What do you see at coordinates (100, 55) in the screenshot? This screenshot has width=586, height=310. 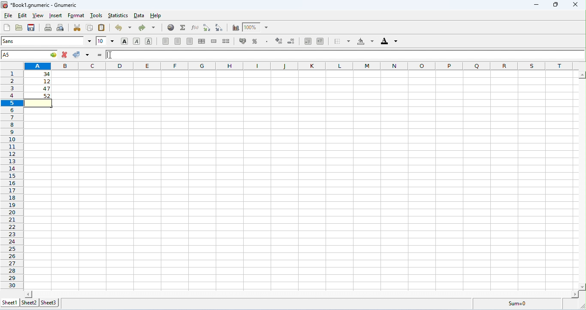 I see `=` at bounding box center [100, 55].